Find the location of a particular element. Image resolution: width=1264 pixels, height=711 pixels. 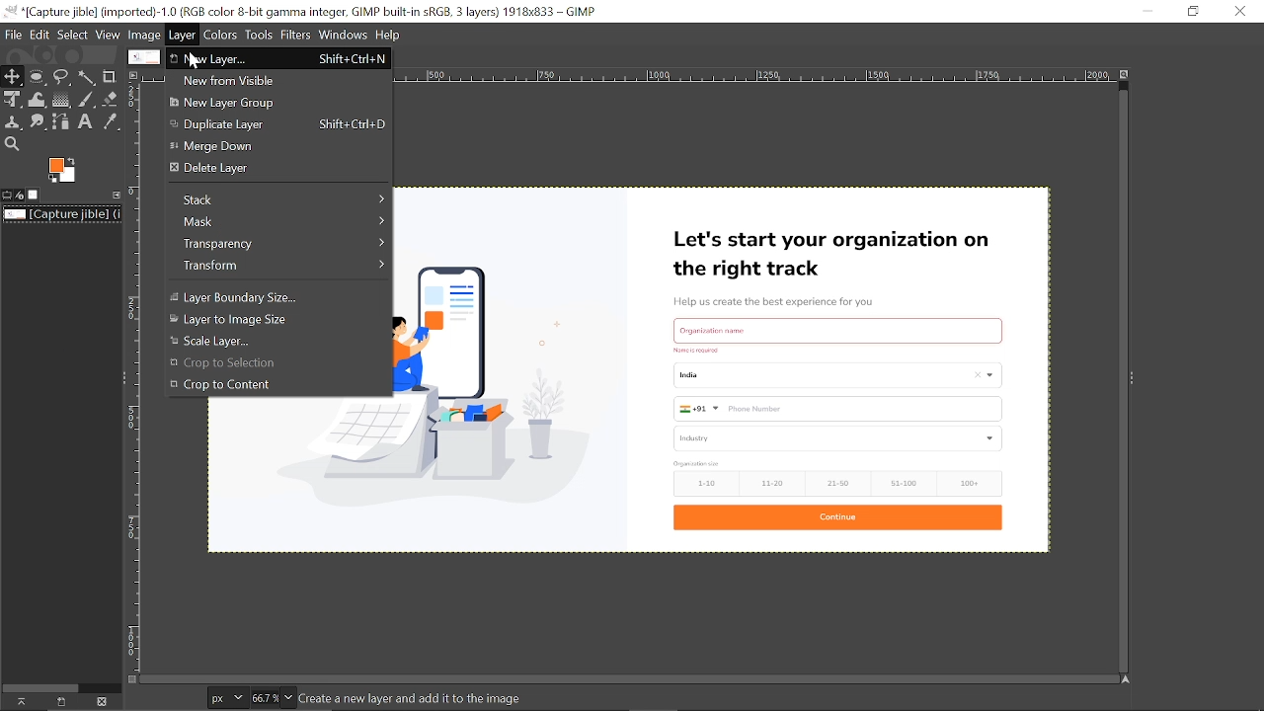

Close tab is located at coordinates (172, 56).